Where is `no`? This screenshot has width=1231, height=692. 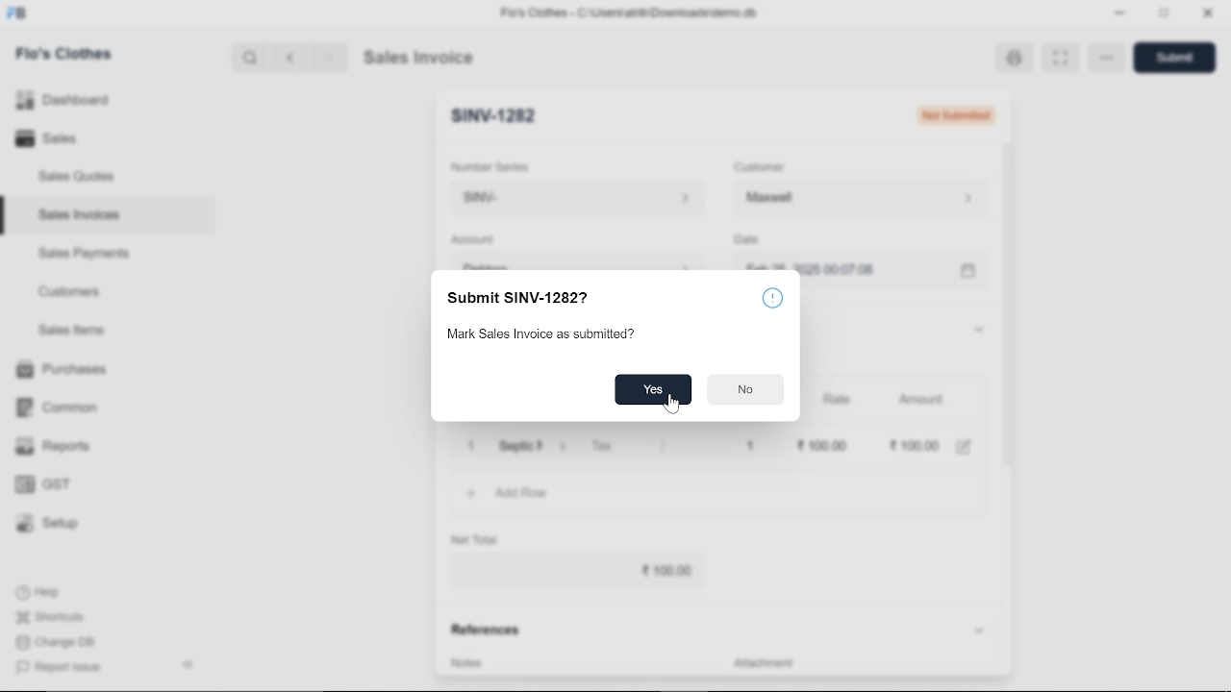
no is located at coordinates (744, 388).